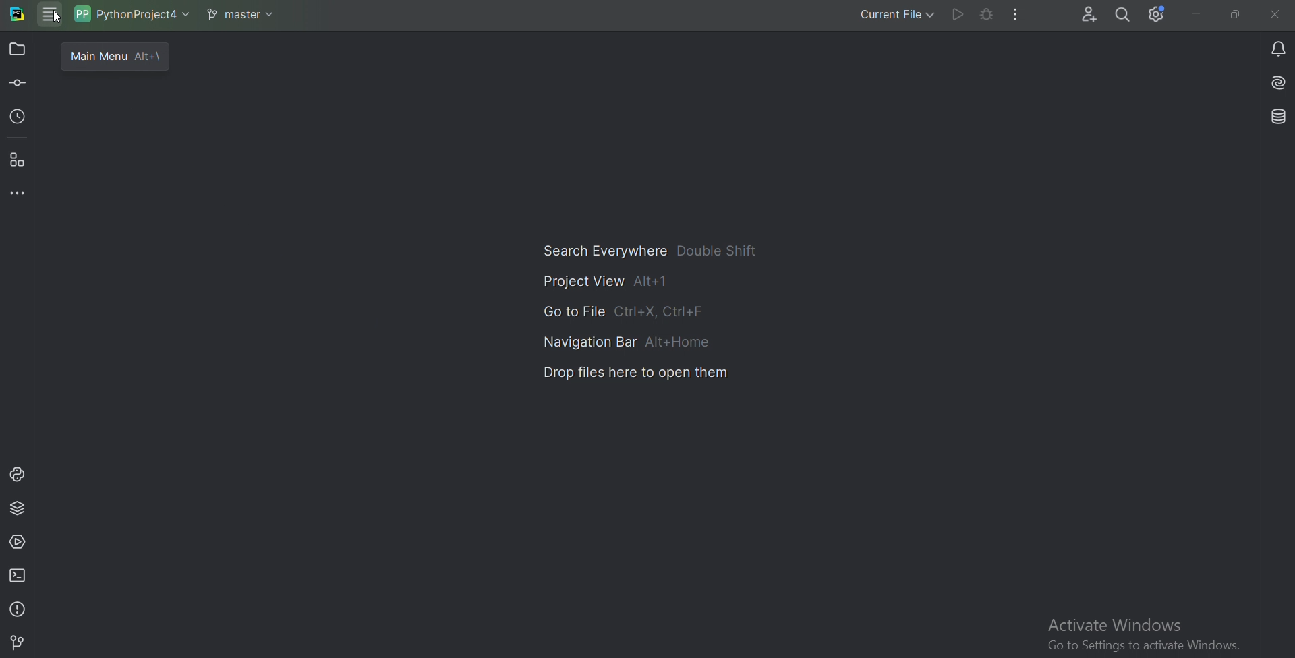 This screenshot has height=658, width=1295. I want to click on Settings, so click(1157, 15).